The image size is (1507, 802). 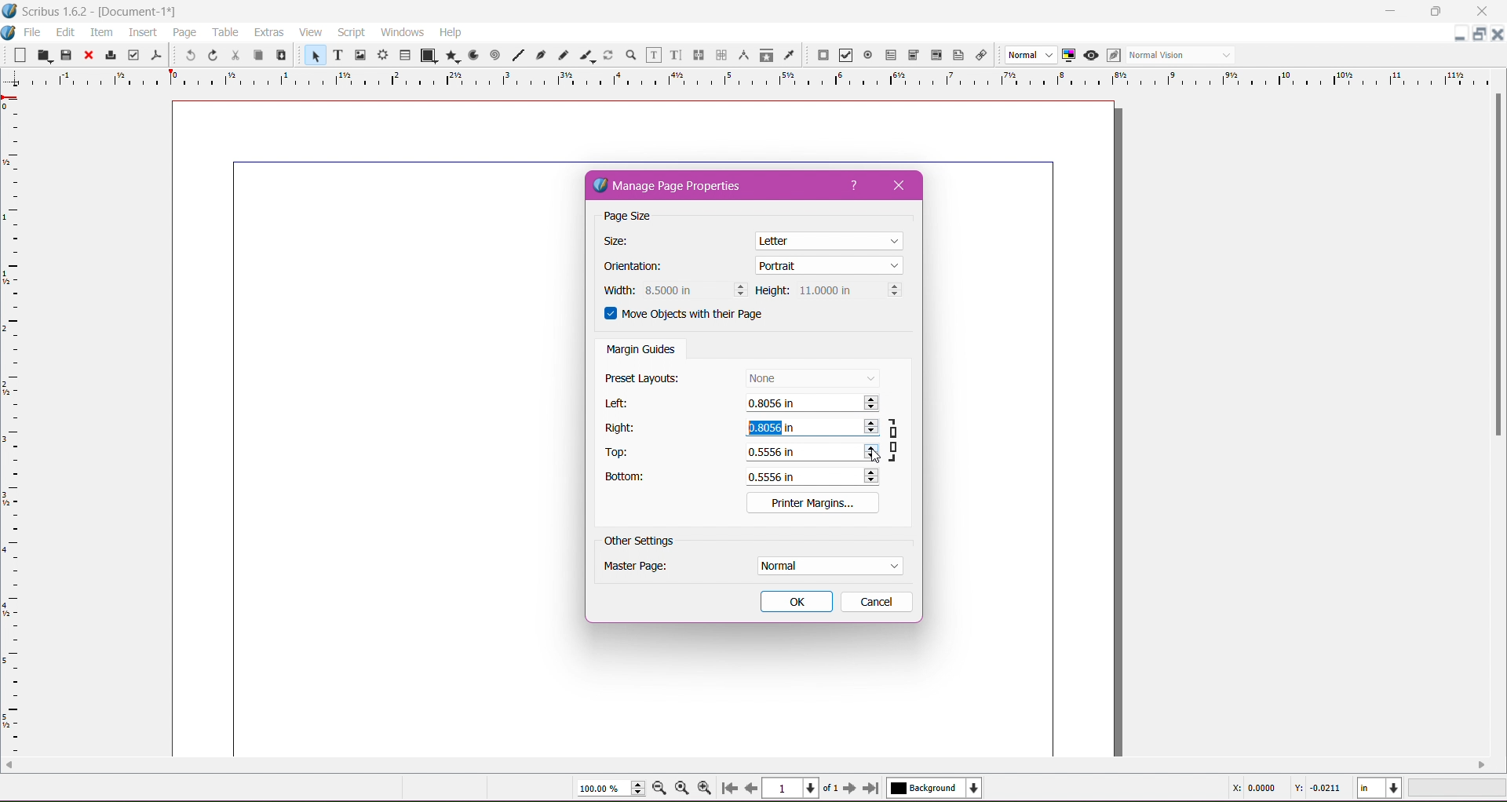 I want to click on Line, so click(x=518, y=53).